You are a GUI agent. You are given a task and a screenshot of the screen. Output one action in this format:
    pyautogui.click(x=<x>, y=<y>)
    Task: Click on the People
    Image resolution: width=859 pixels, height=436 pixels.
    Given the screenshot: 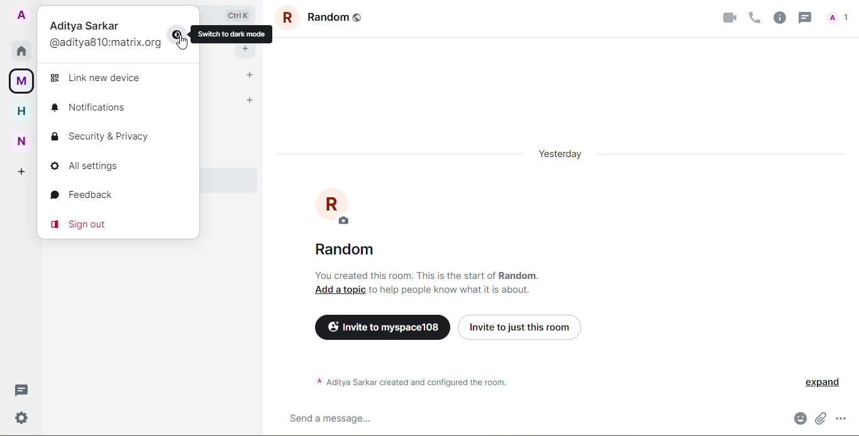 What is the action you would take?
    pyautogui.click(x=838, y=18)
    